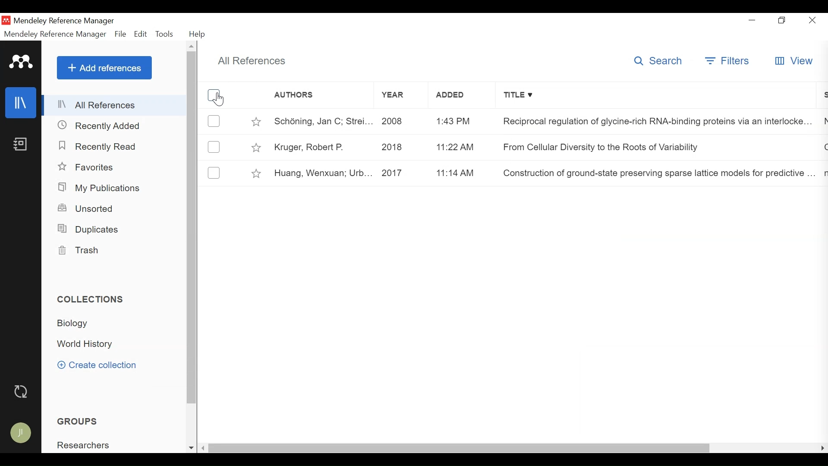  I want to click on My Publications, so click(100, 188).